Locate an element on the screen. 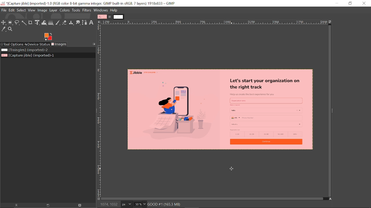 The image size is (371, 208). Tools is located at coordinates (76, 10).